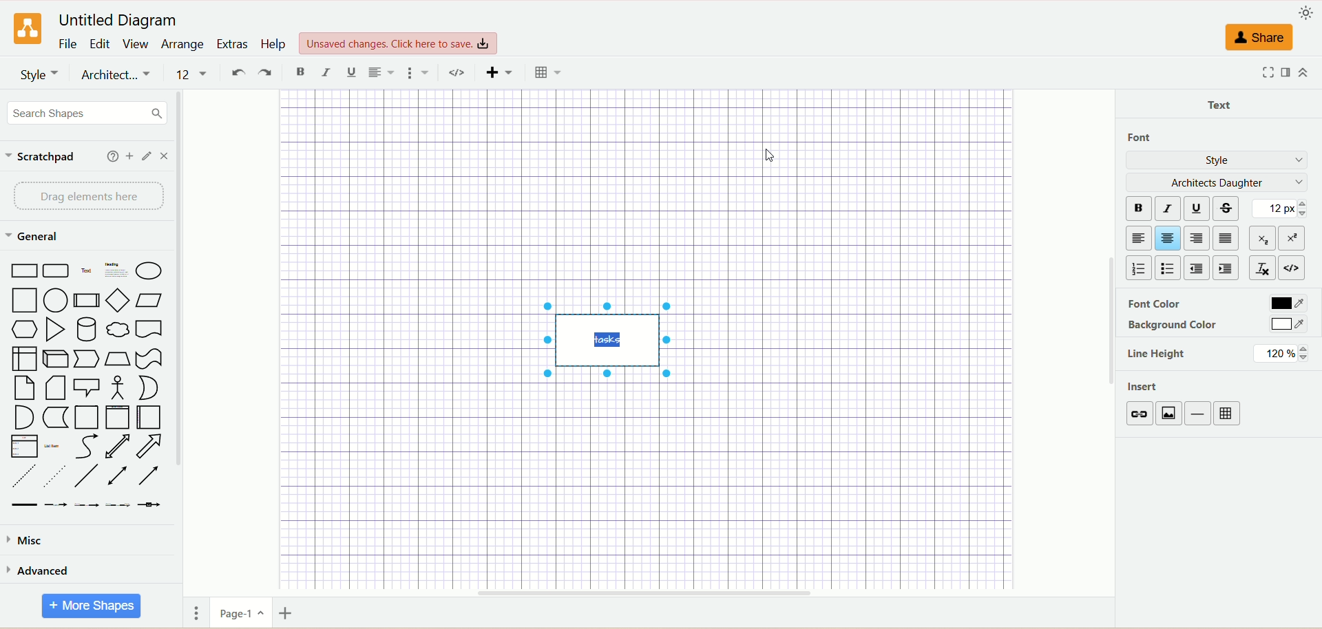 The height and width of the screenshot is (629, 1322). I want to click on Page, so click(25, 389).